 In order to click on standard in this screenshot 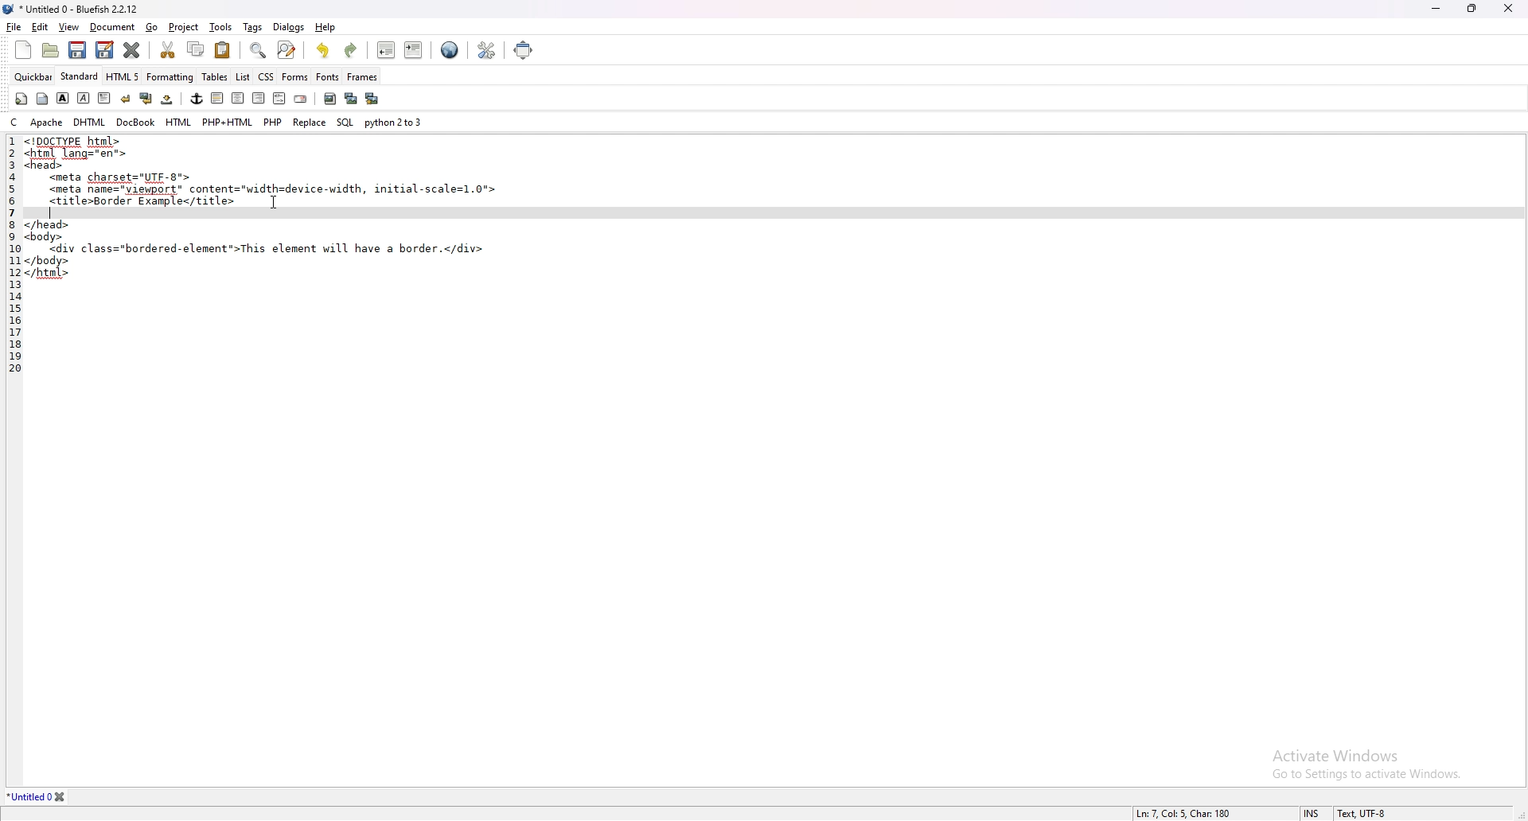, I will do `click(80, 76)`.